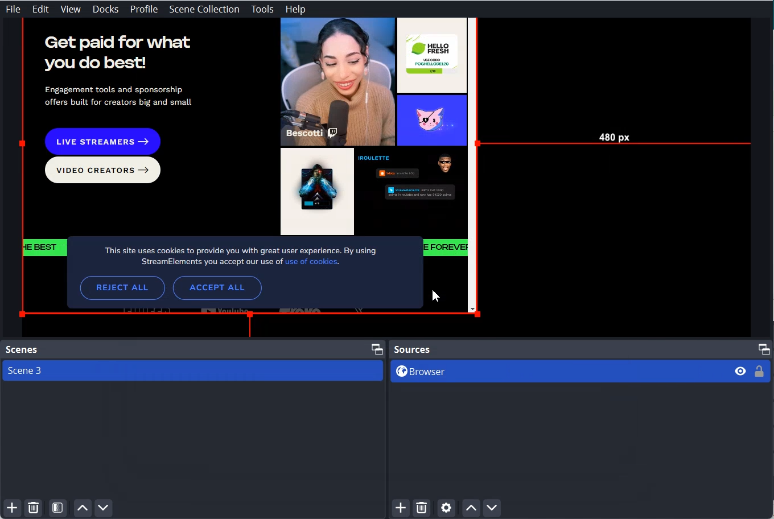 This screenshot has width=774, height=519. I want to click on Edit, so click(41, 9).